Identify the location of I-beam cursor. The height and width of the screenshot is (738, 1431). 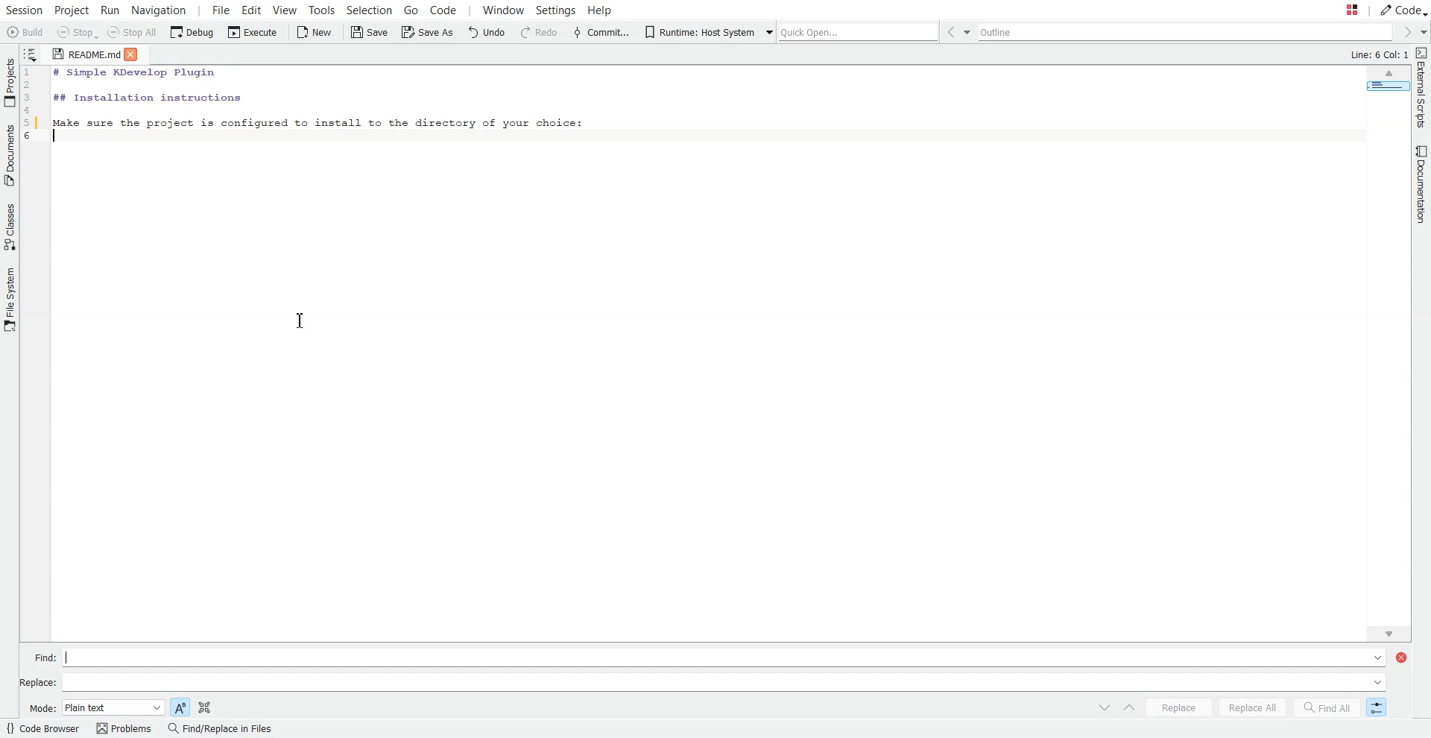
(302, 322).